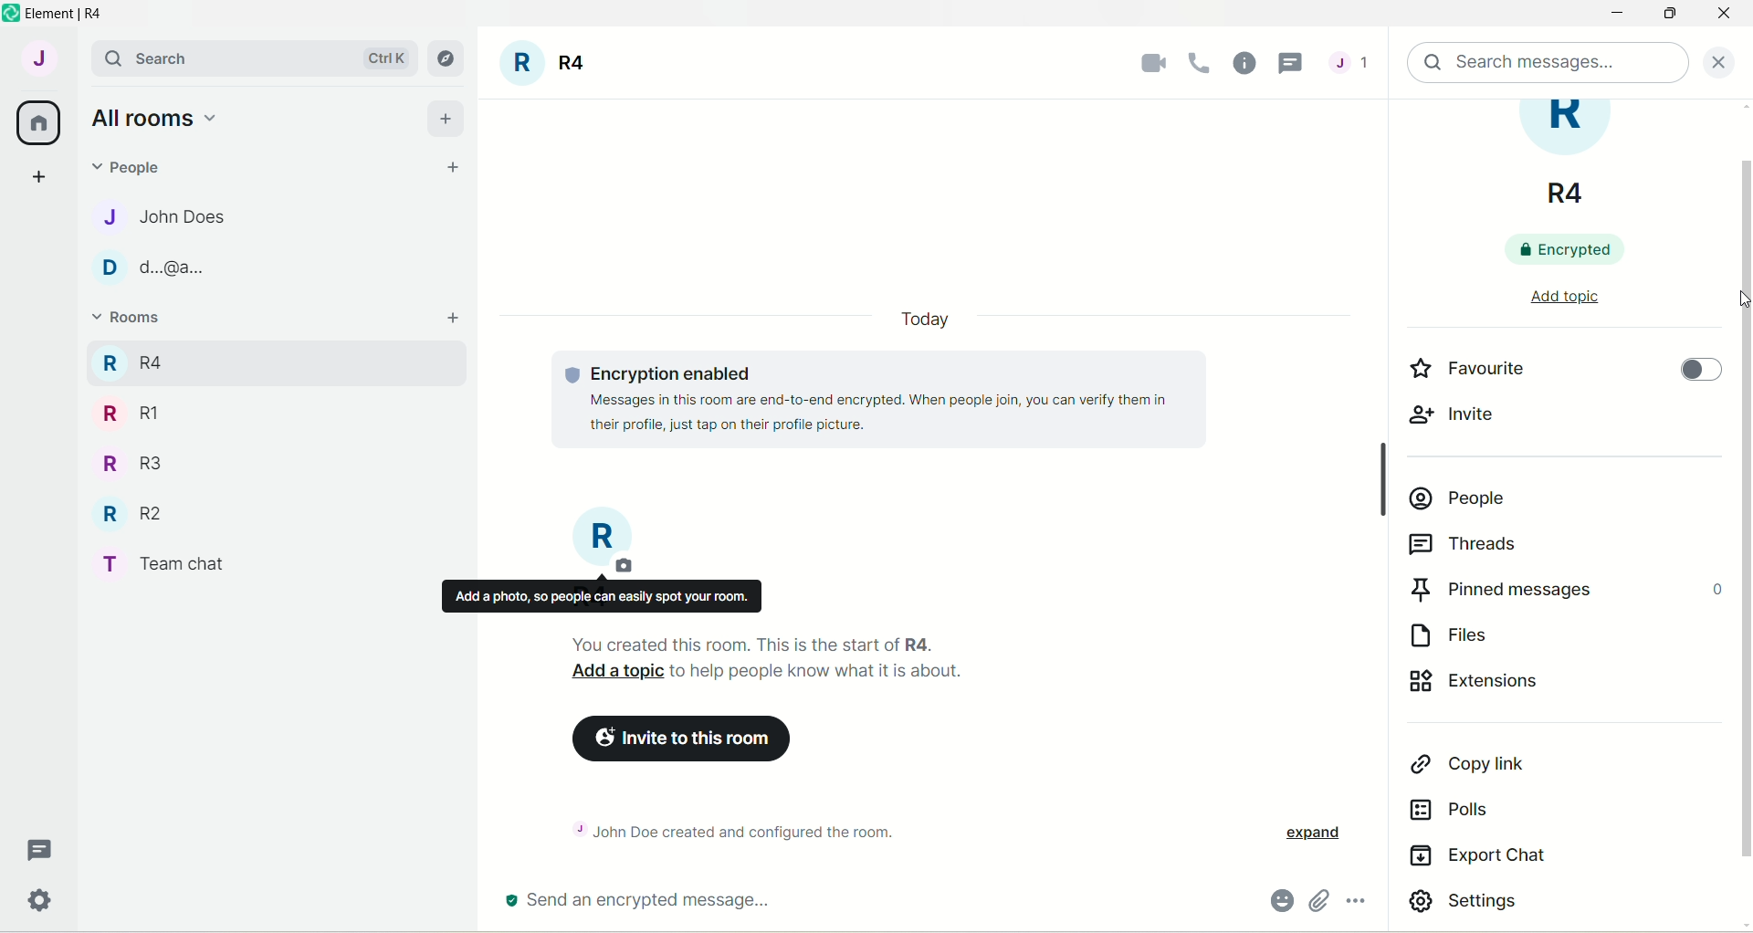 The height and width of the screenshot is (933, 1753). Describe the element at coordinates (1246, 61) in the screenshot. I see `room info` at that location.